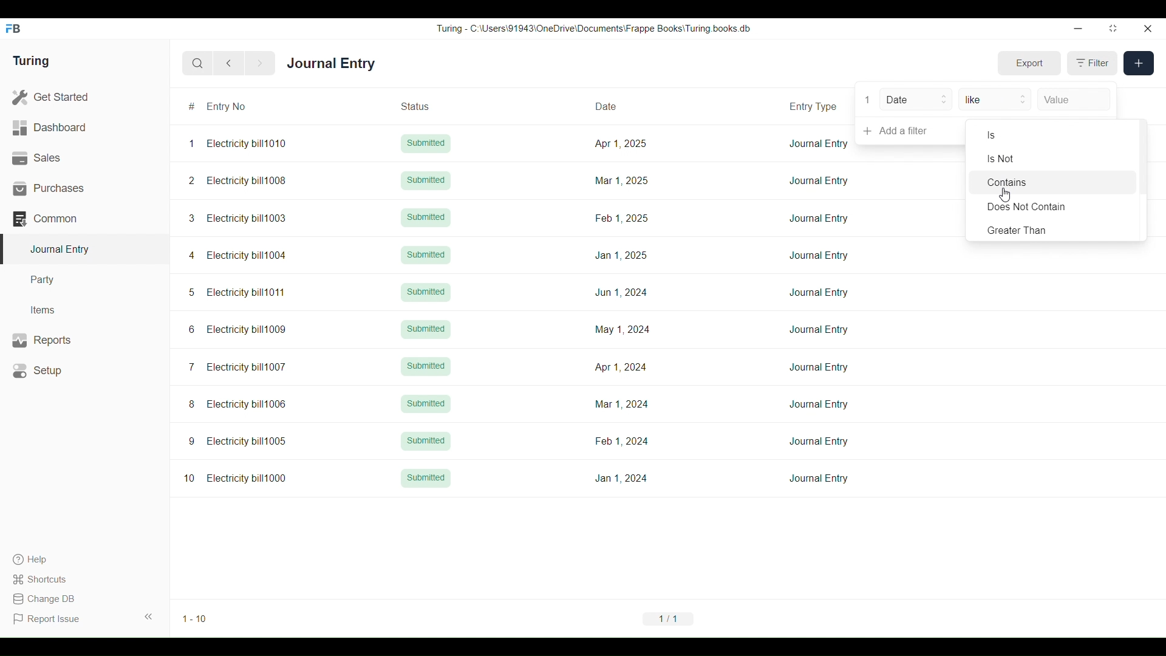 Image resolution: width=1166 pixels, height=656 pixels. Describe the element at coordinates (1052, 135) in the screenshot. I see `Is` at that location.